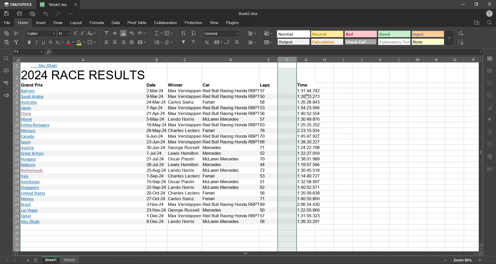  I want to click on increment size, so click(76, 33).